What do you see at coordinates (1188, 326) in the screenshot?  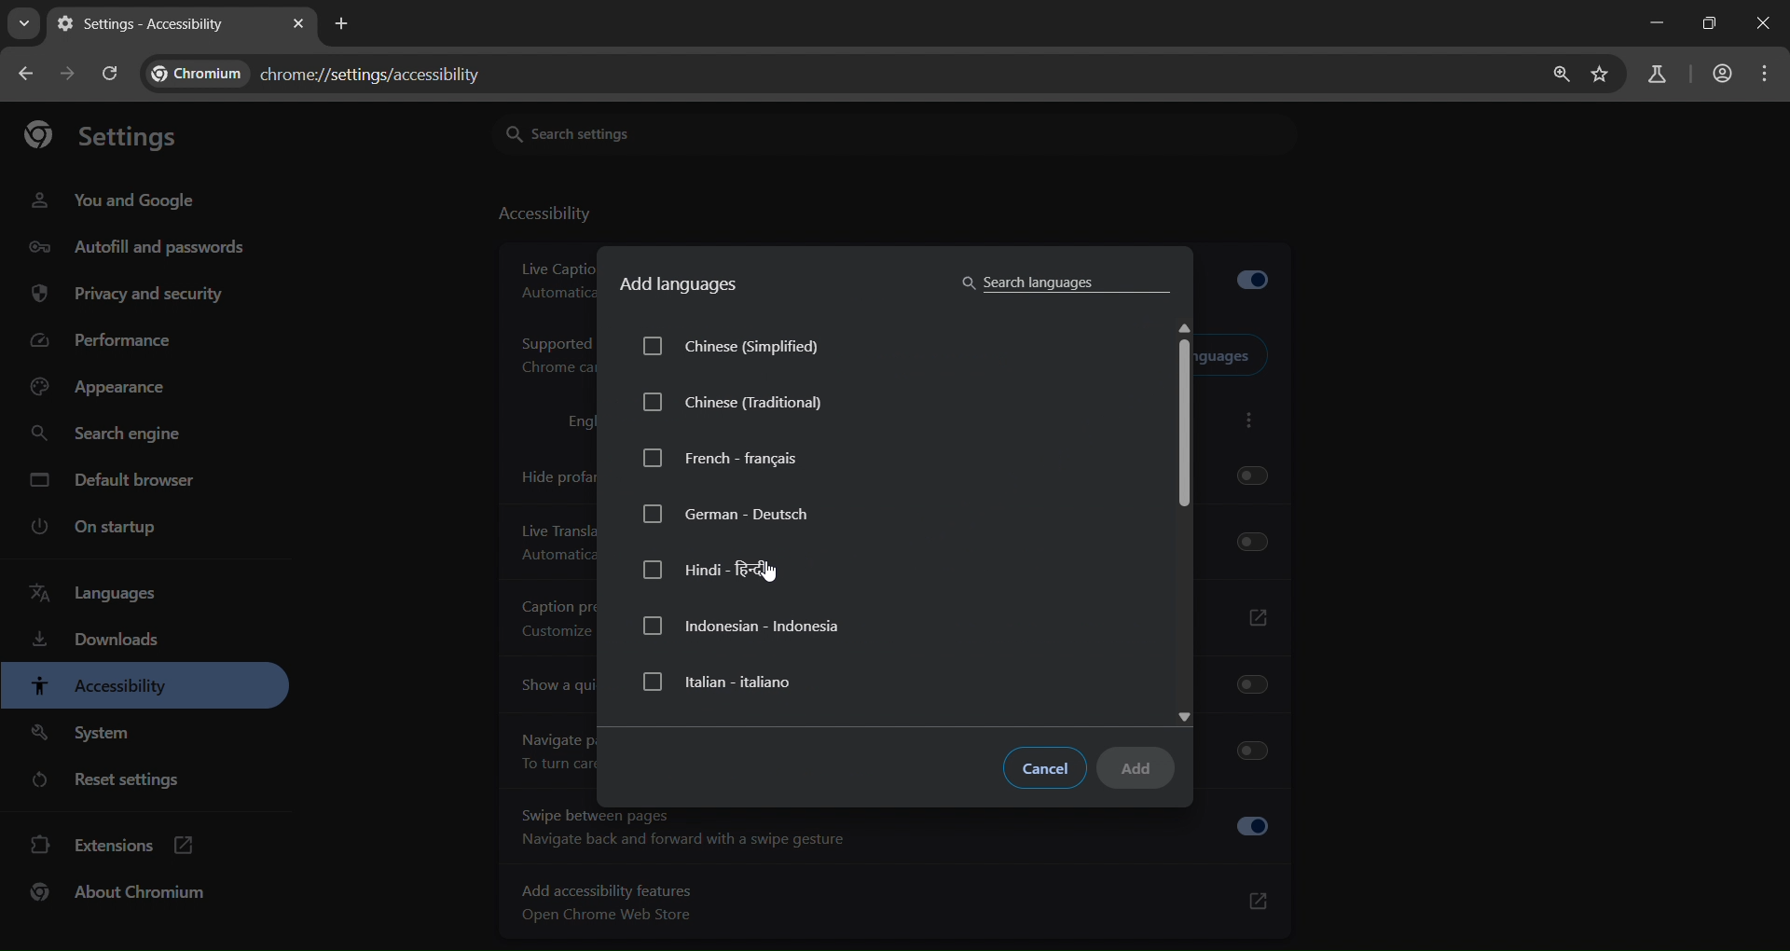 I see `scroll up` at bounding box center [1188, 326].